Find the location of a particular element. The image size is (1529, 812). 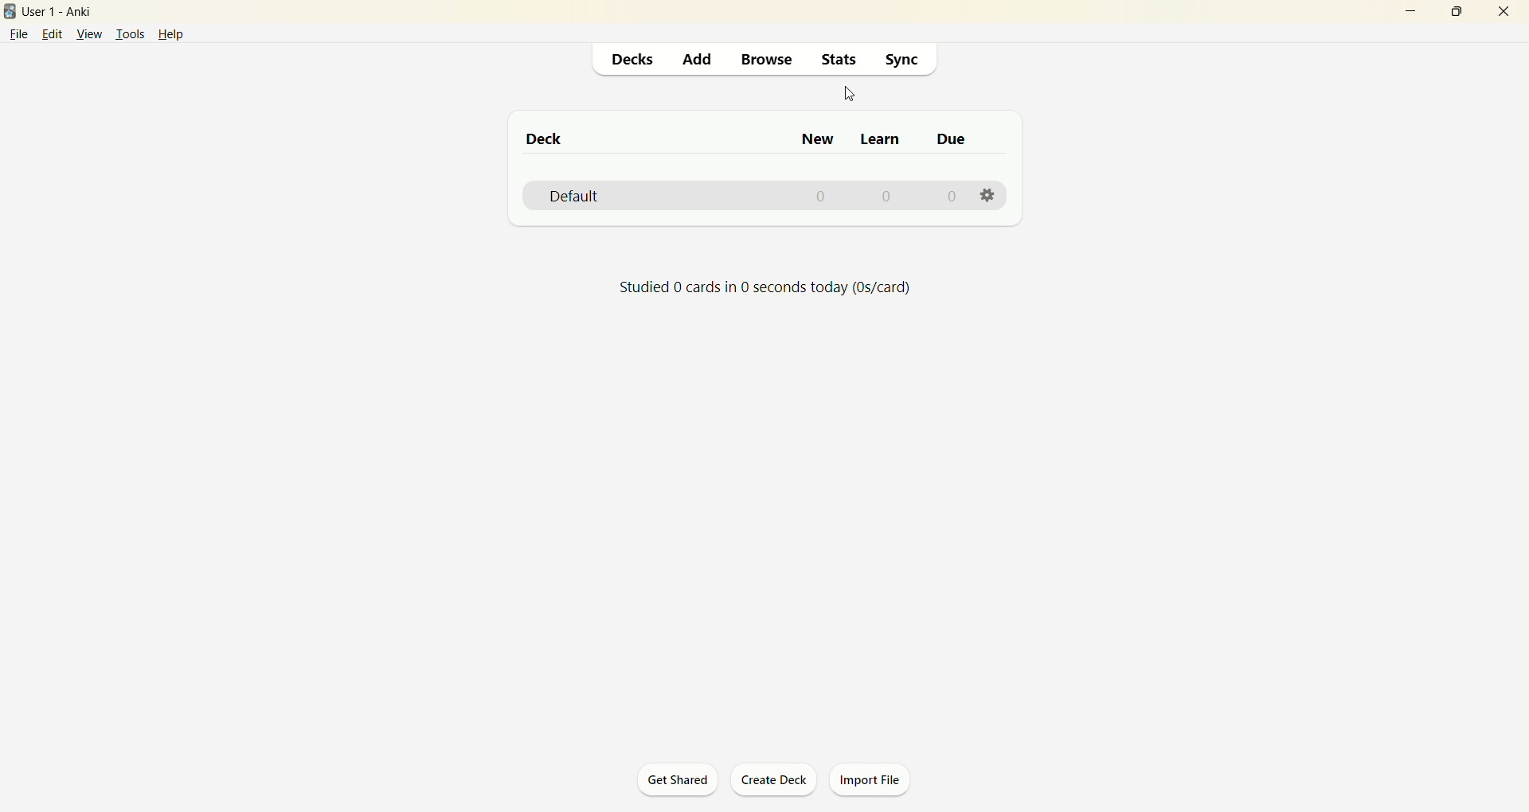

sync is located at coordinates (899, 59).